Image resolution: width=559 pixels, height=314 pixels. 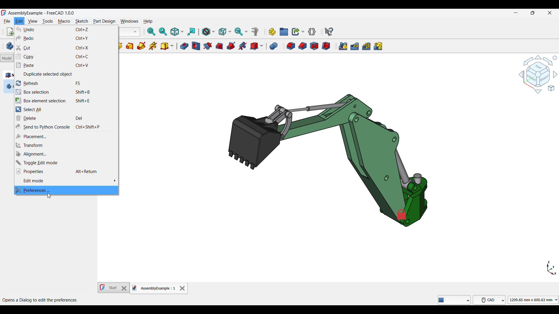 What do you see at coordinates (4, 13) in the screenshot?
I see `Software logo` at bounding box center [4, 13].